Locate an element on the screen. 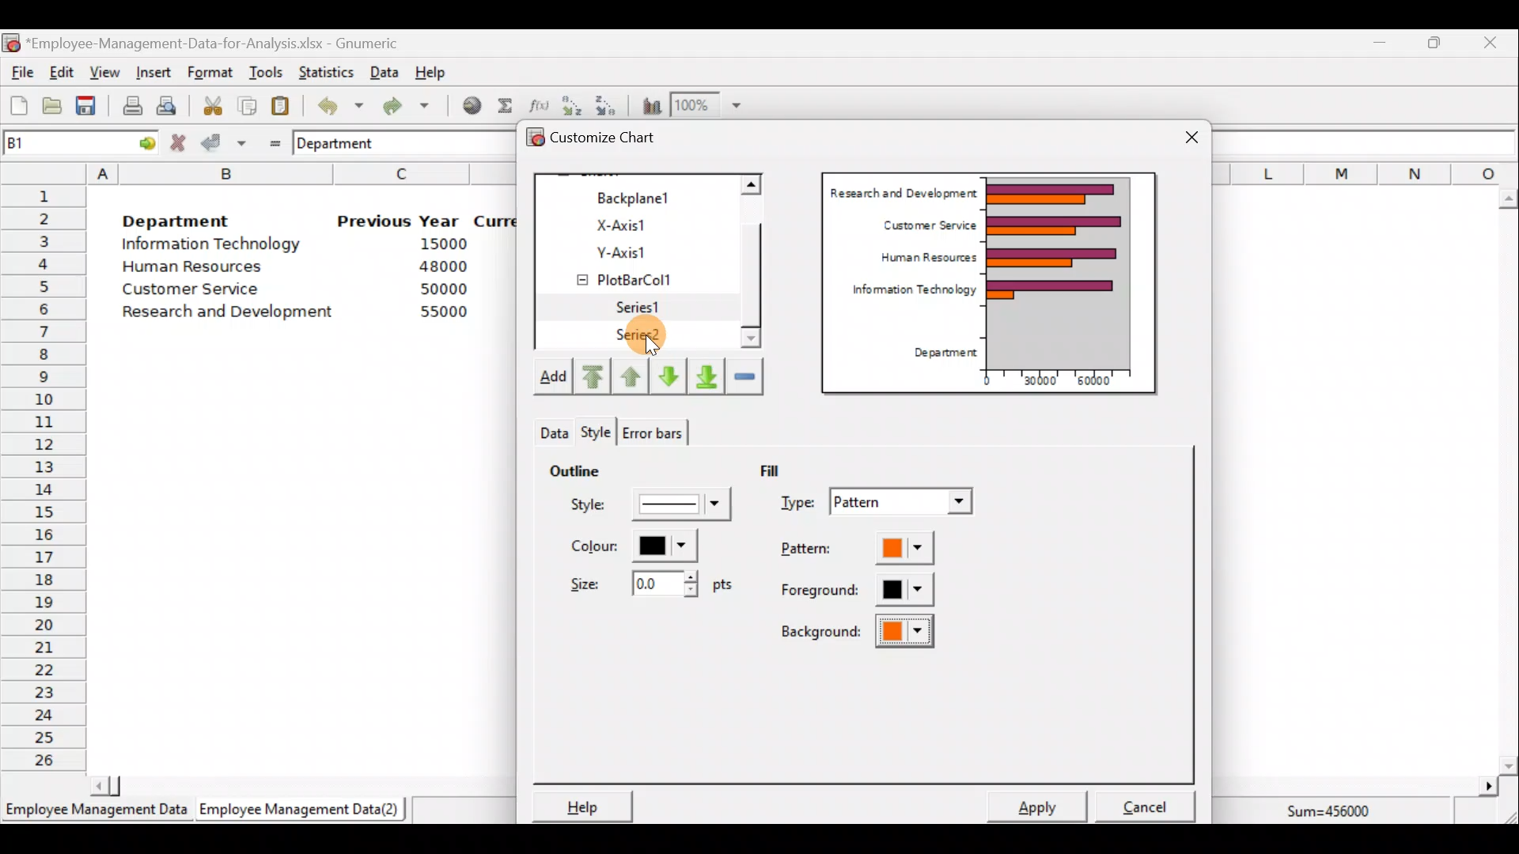 Image resolution: width=1519 pixels, height=854 pixels. Accept change is located at coordinates (224, 142).